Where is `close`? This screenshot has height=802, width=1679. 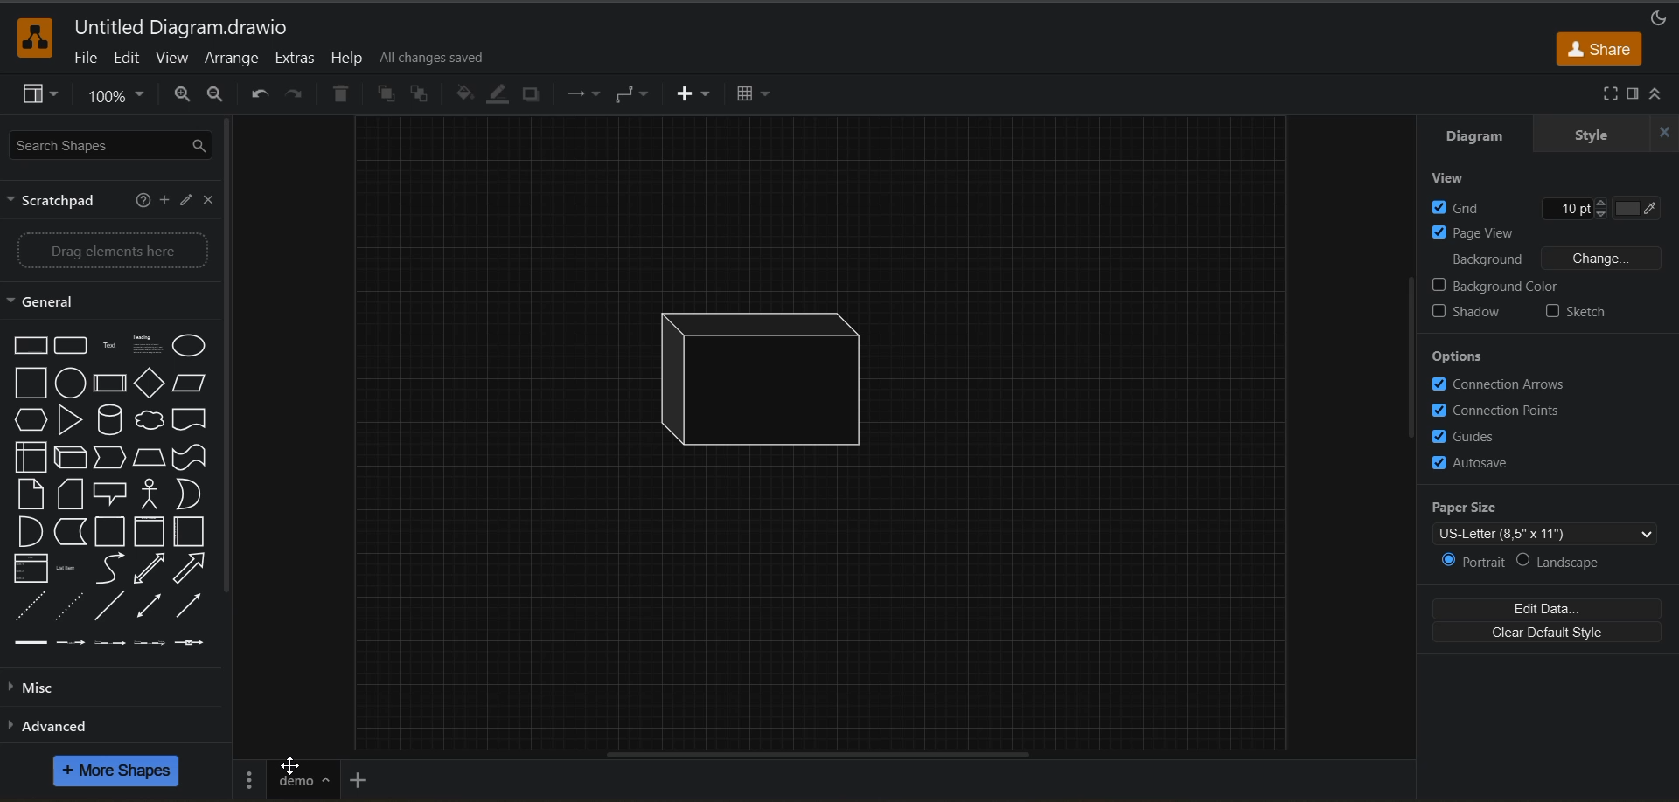
close is located at coordinates (1665, 133).